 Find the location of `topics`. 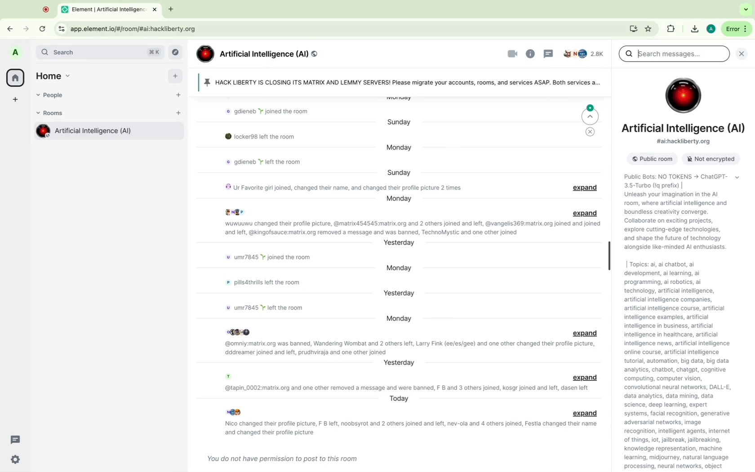

topics is located at coordinates (687, 366).